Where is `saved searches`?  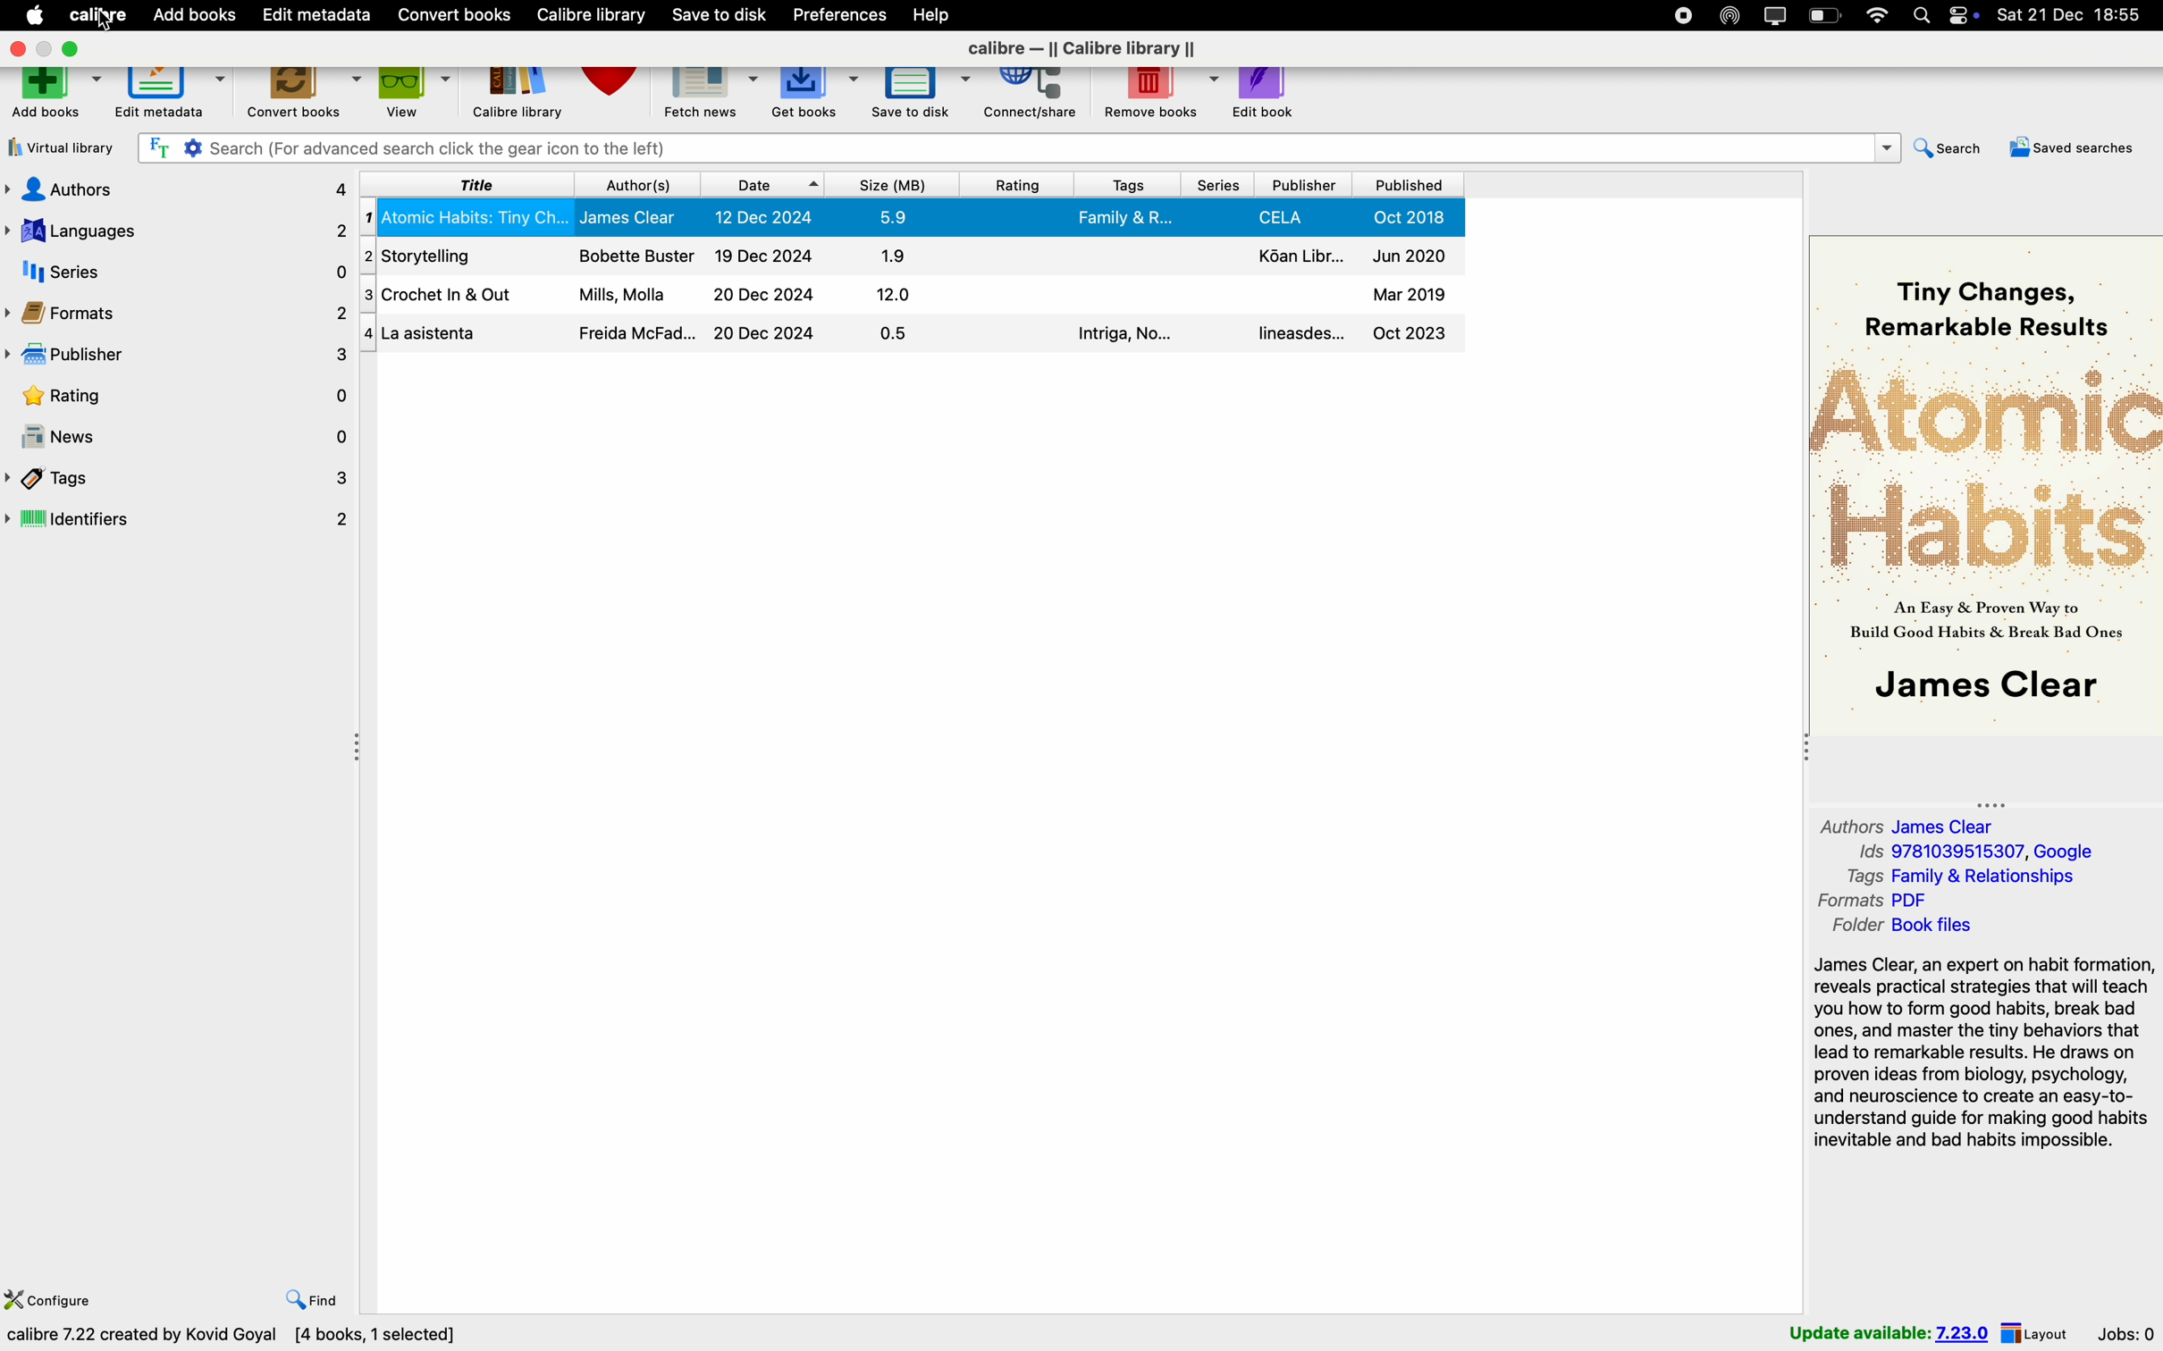
saved searches is located at coordinates (2069, 152).